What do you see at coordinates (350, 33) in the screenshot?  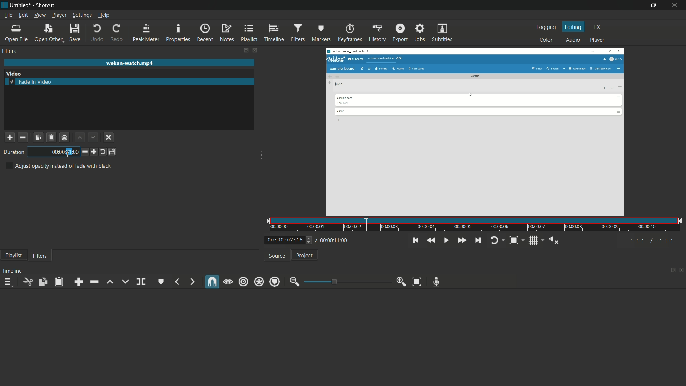 I see `keyframes` at bounding box center [350, 33].